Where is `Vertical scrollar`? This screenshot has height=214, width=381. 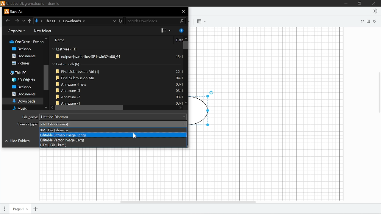 Vertical scrollar is located at coordinates (379, 89).